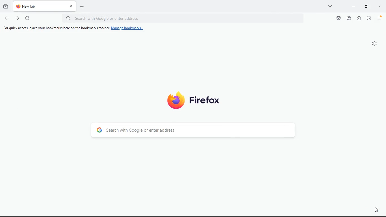 The width and height of the screenshot is (386, 217). What do you see at coordinates (197, 131) in the screenshot?
I see `search` at bounding box center [197, 131].